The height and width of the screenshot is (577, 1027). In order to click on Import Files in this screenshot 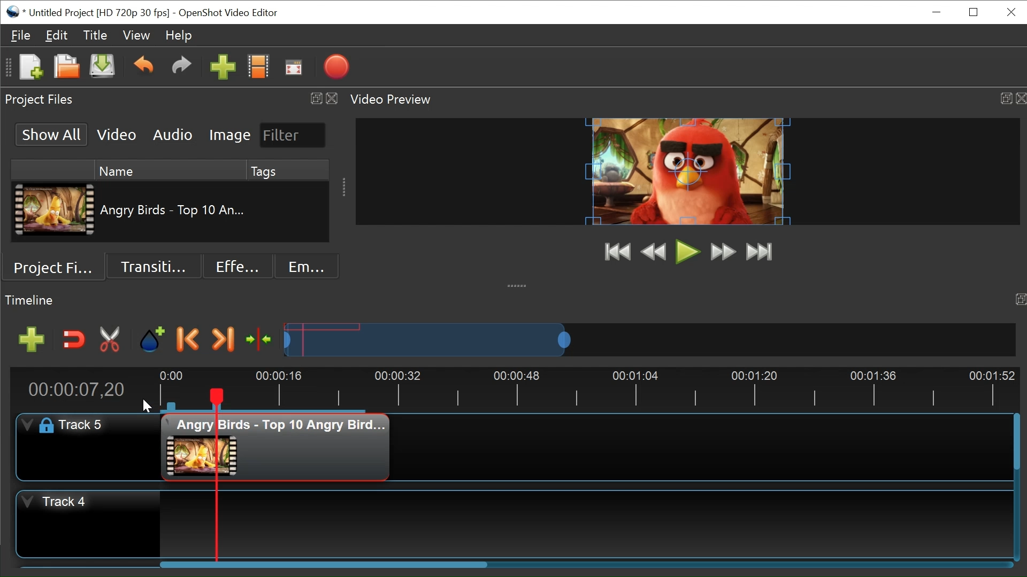, I will do `click(223, 68)`.